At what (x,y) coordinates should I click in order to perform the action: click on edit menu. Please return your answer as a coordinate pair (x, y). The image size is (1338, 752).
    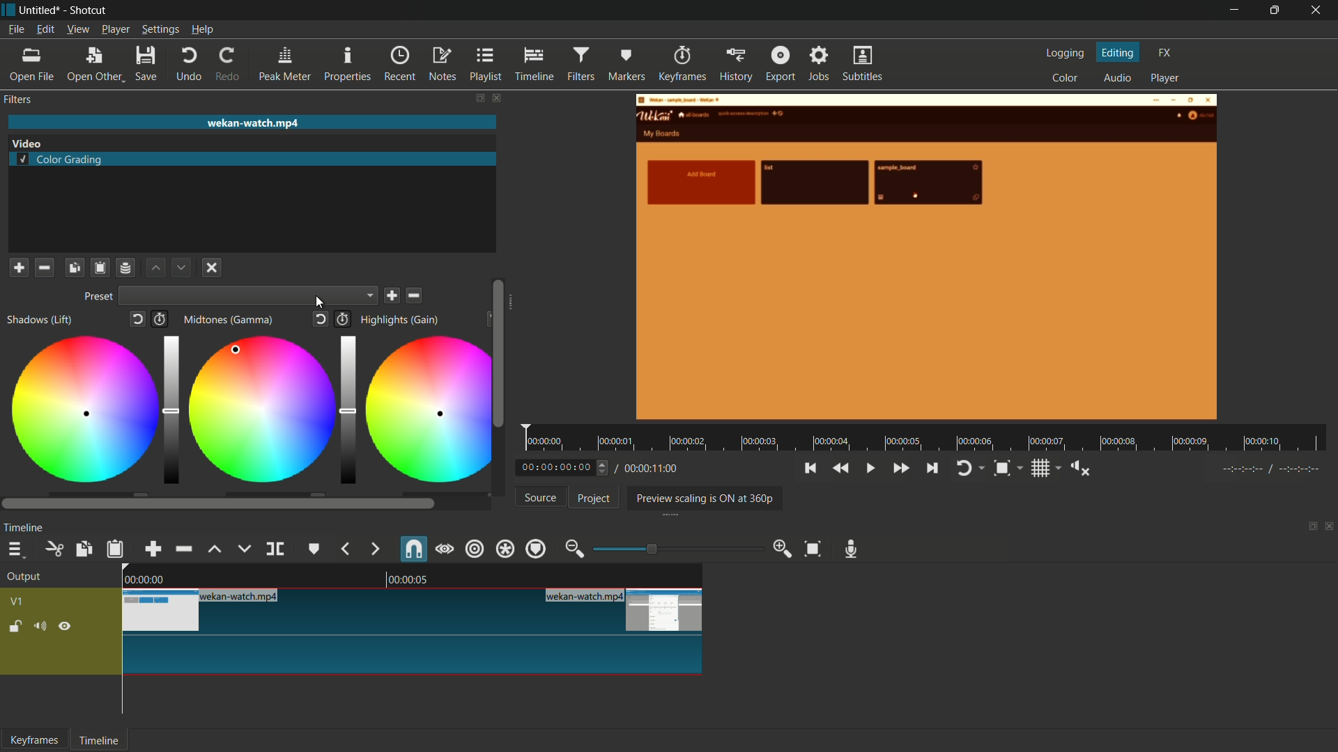
    Looking at the image, I should click on (45, 29).